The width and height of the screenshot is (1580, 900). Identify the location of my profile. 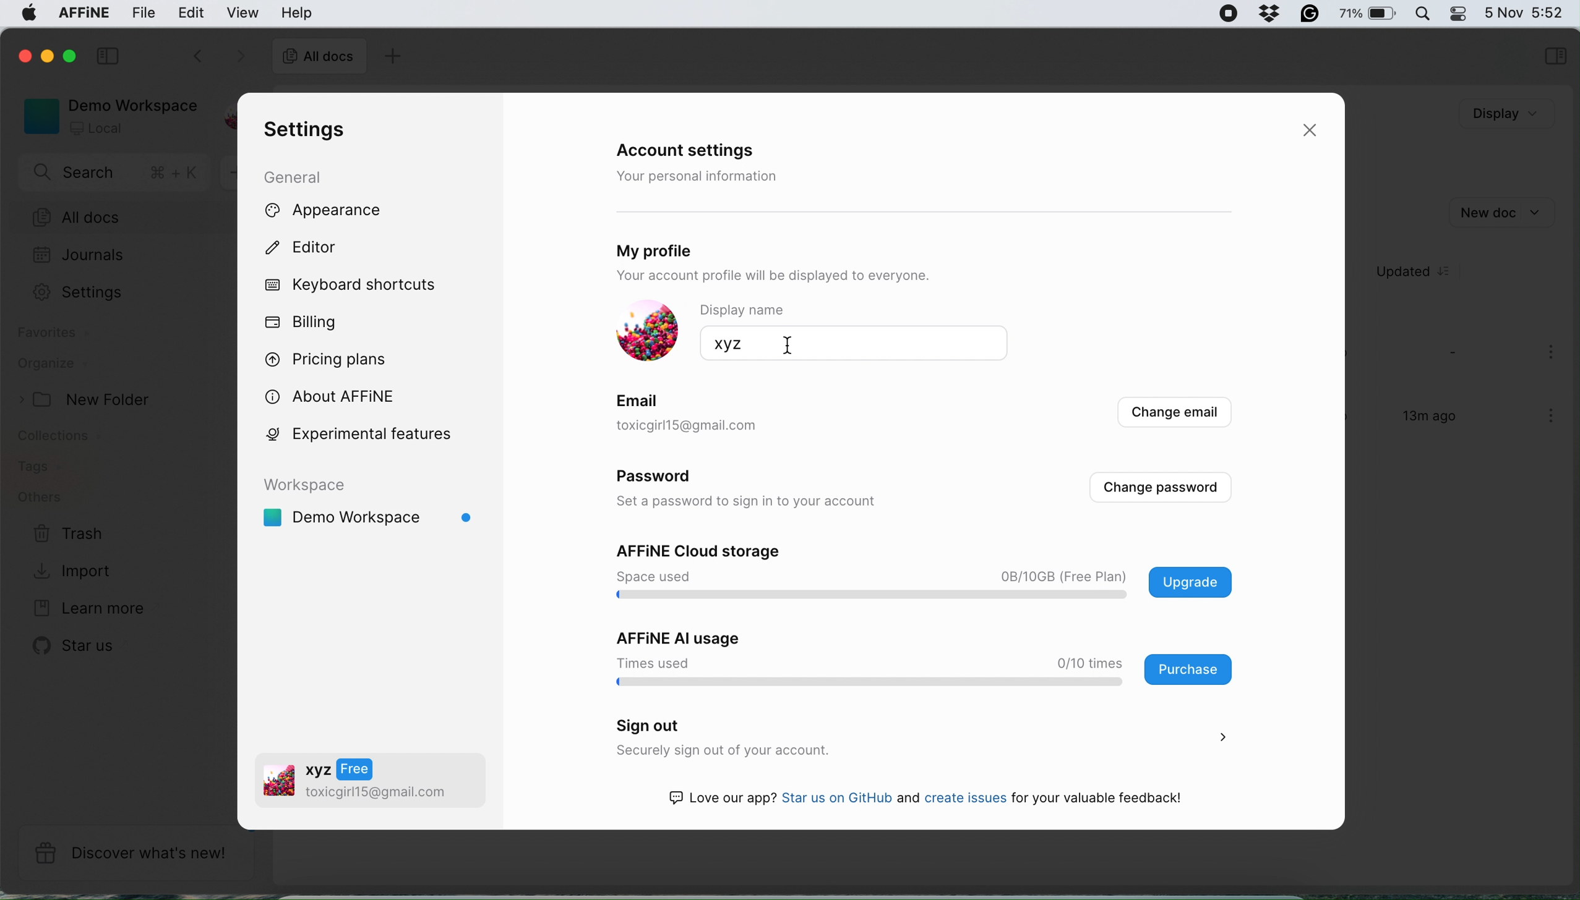
(693, 247).